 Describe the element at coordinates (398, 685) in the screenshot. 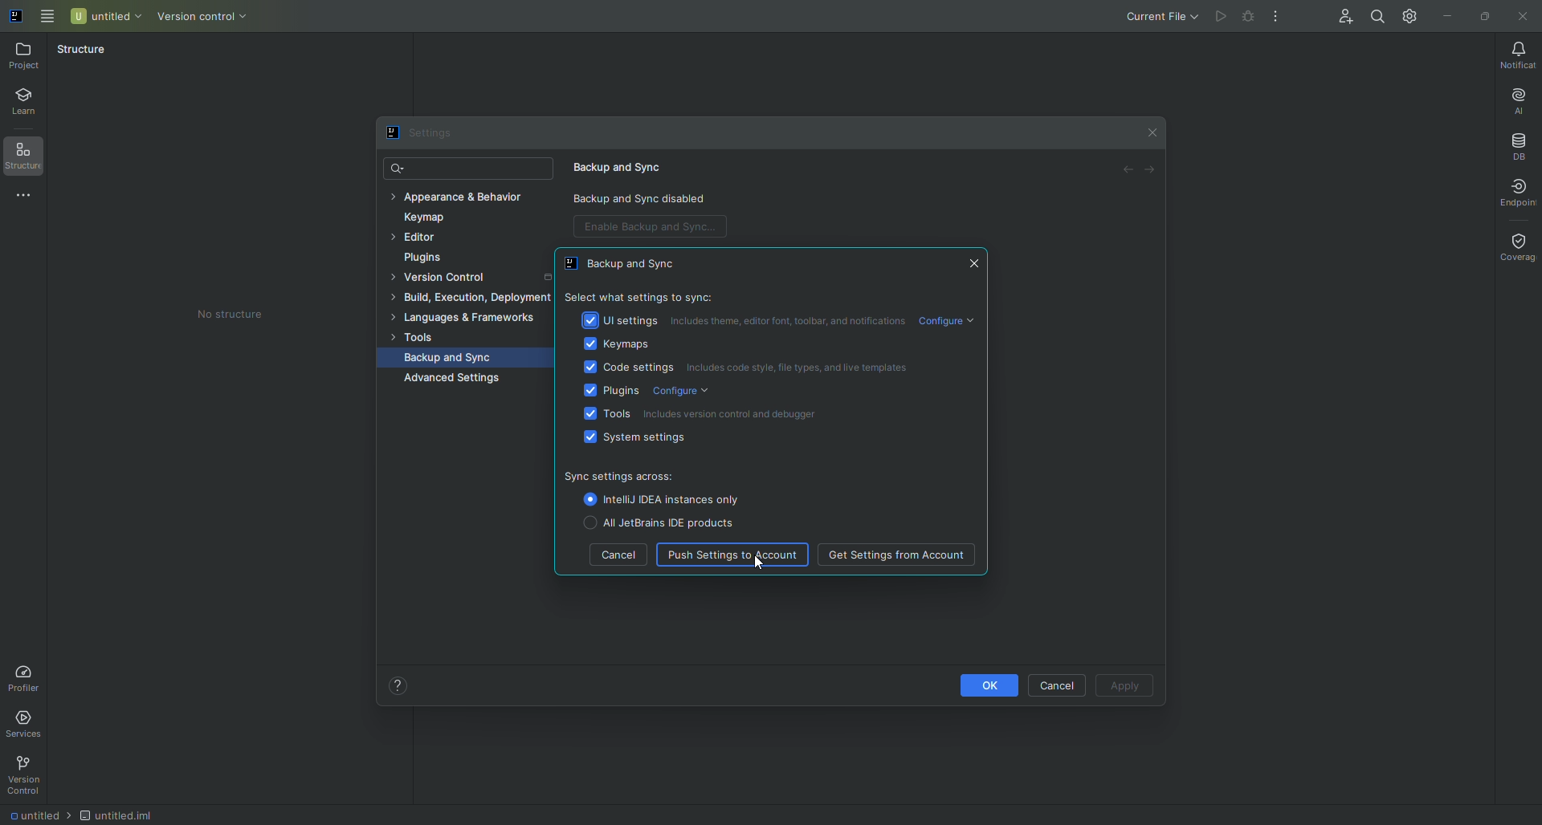

I see `Help` at that location.